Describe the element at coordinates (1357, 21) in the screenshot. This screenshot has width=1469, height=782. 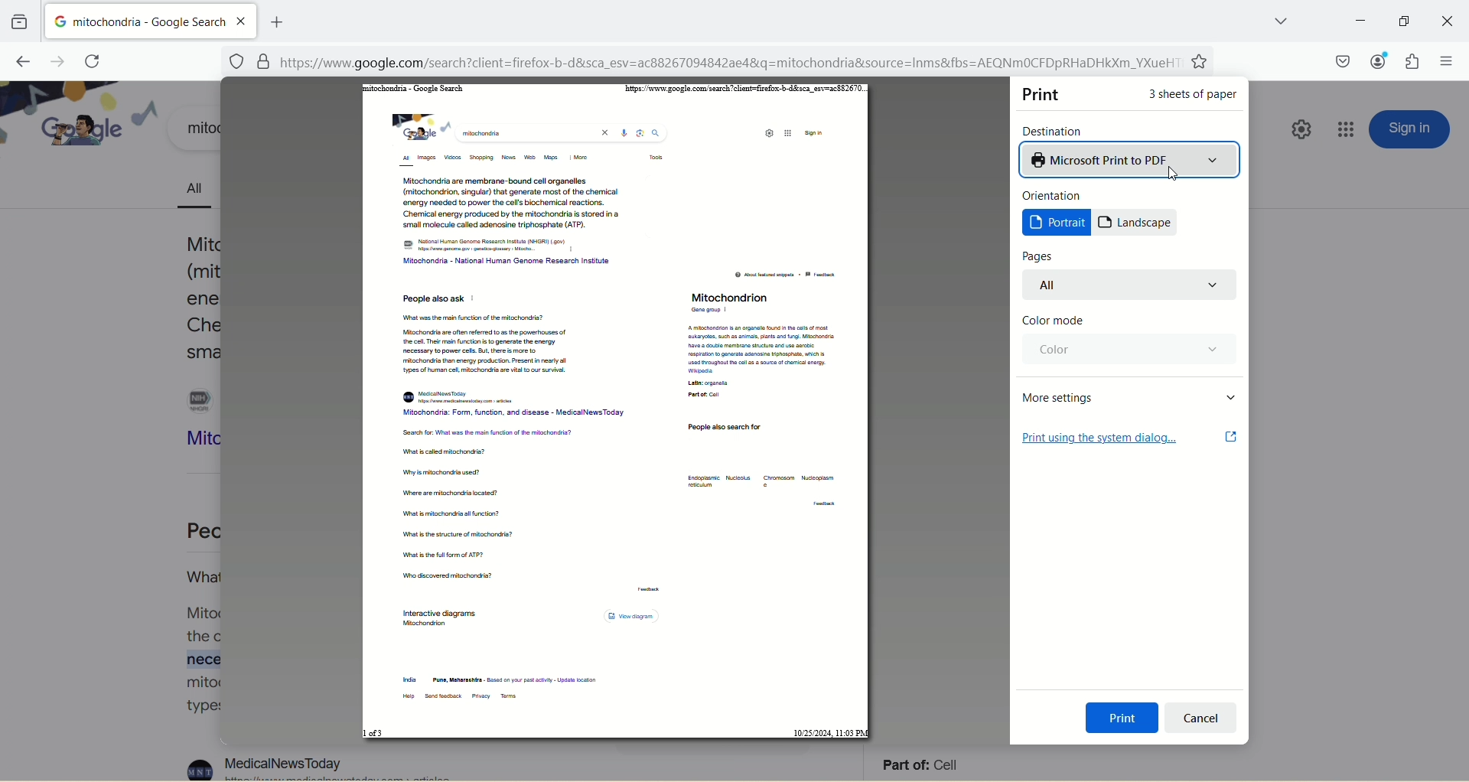
I see `minimize` at that location.